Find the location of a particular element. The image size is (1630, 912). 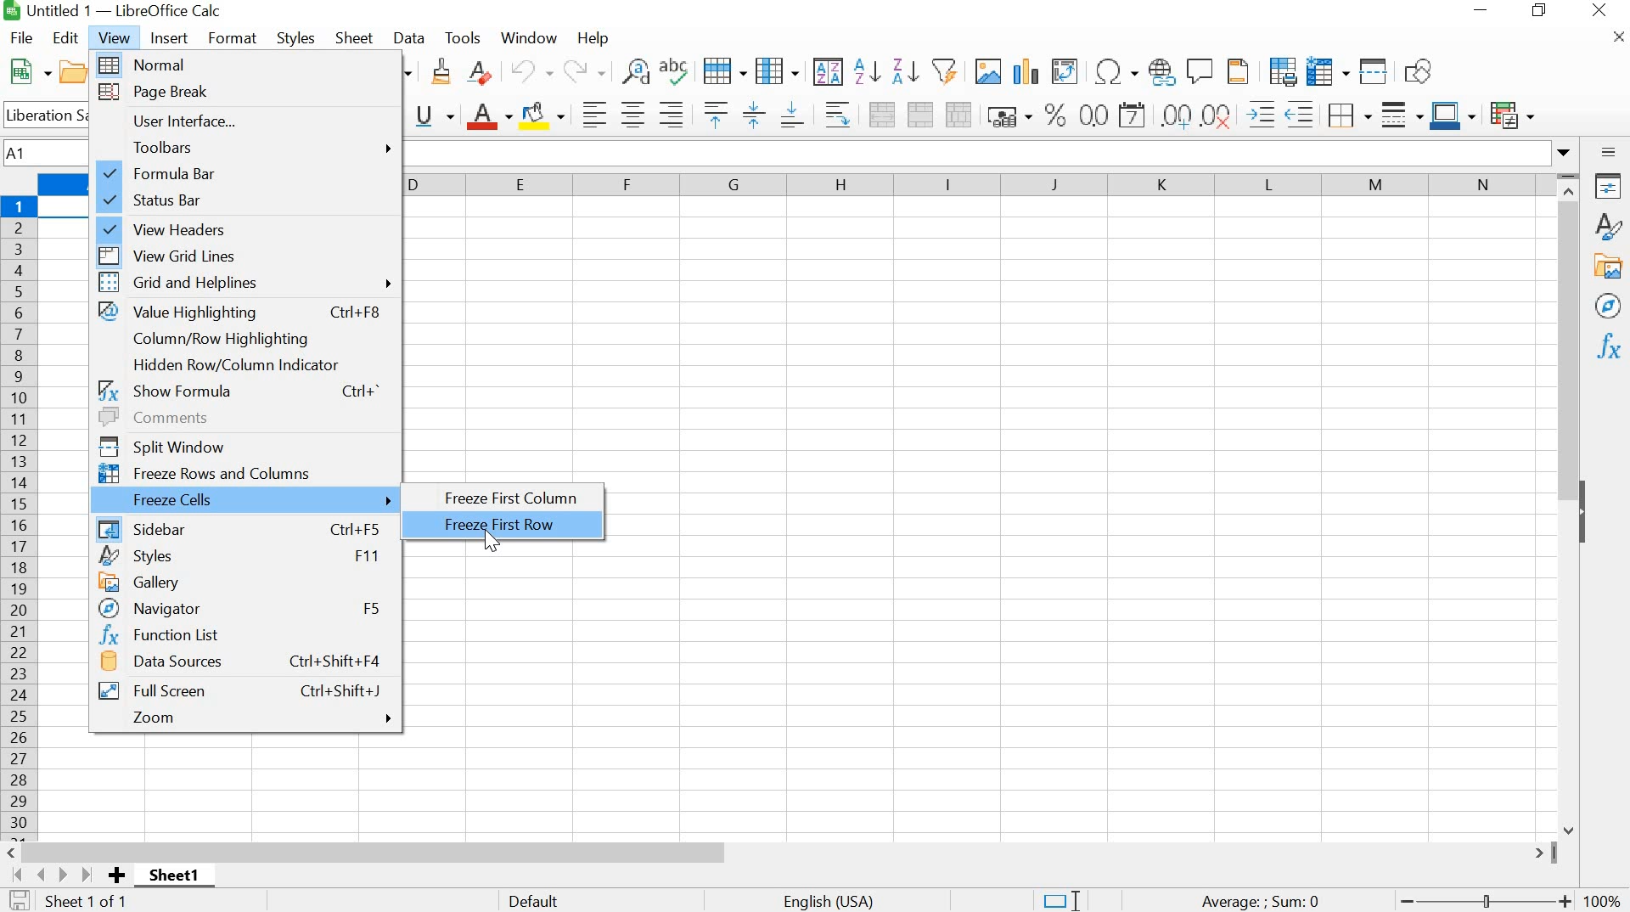

PAGE BREAK is located at coordinates (248, 93).